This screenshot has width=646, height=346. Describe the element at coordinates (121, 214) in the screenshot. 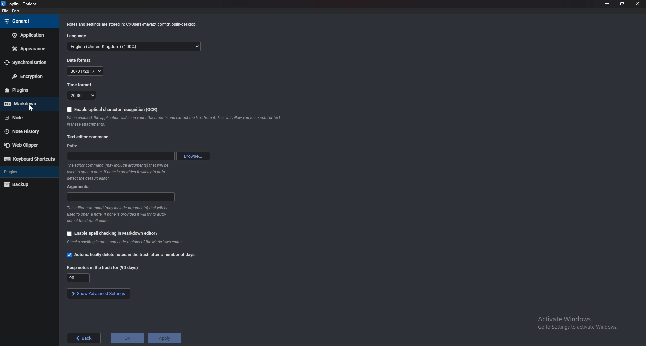

I see `Info` at that location.